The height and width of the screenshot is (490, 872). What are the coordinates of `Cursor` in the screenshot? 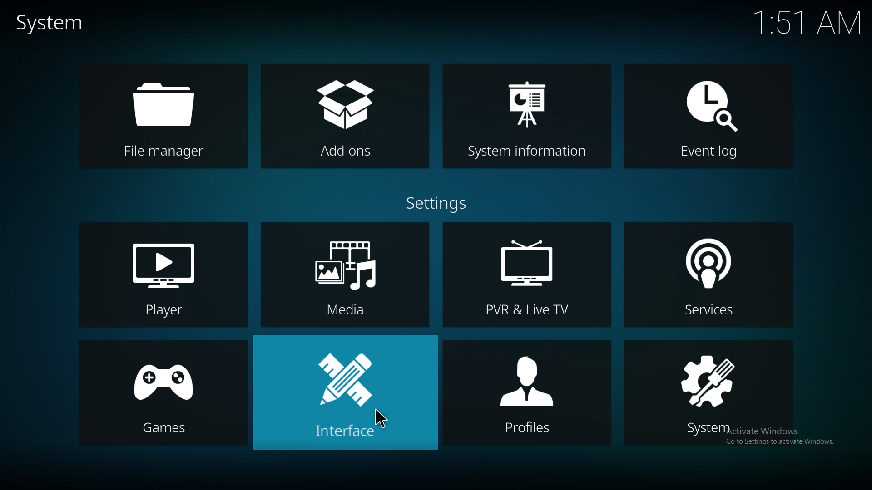 It's located at (378, 422).